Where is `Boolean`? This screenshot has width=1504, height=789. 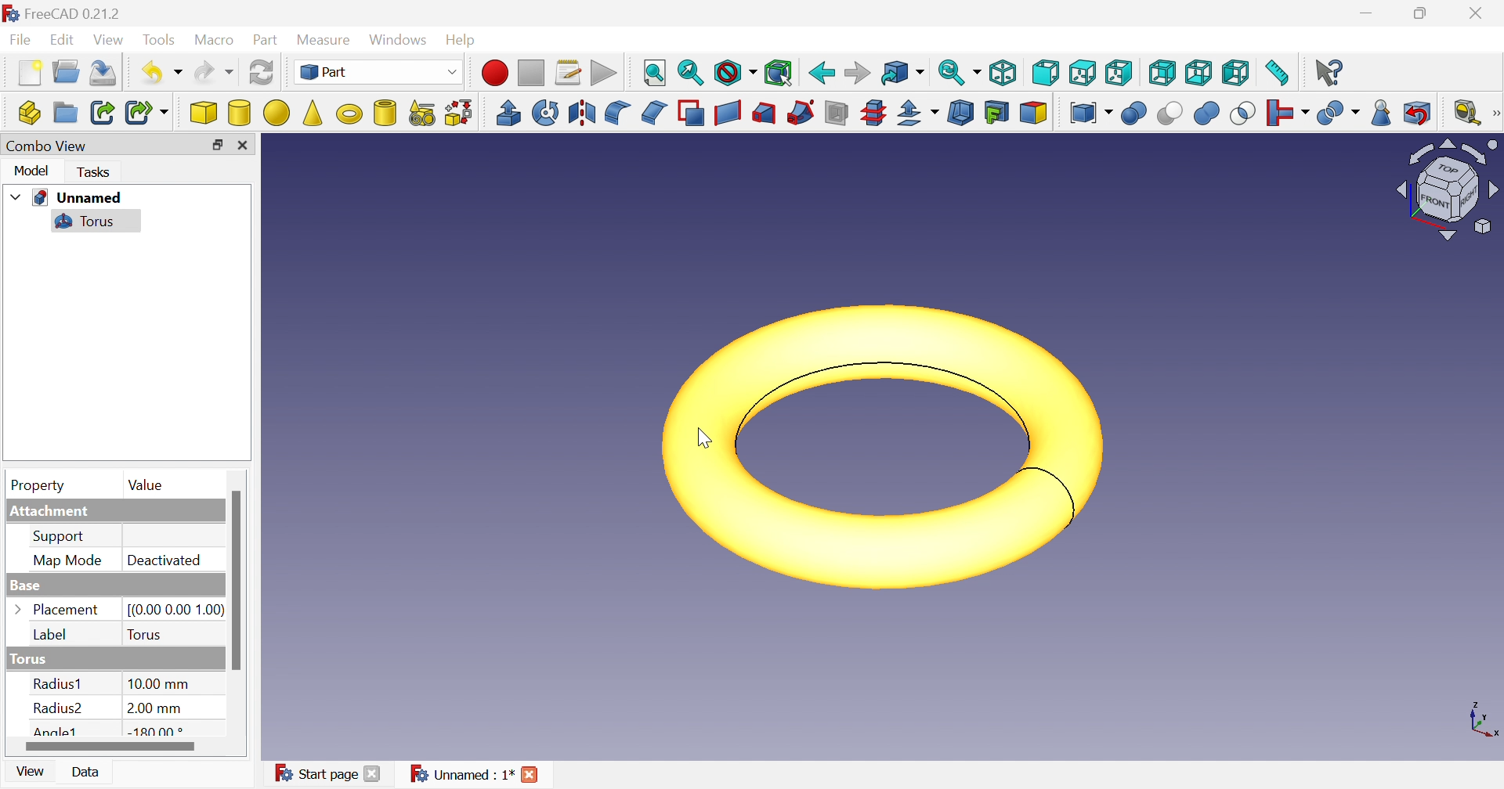 Boolean is located at coordinates (1134, 113).